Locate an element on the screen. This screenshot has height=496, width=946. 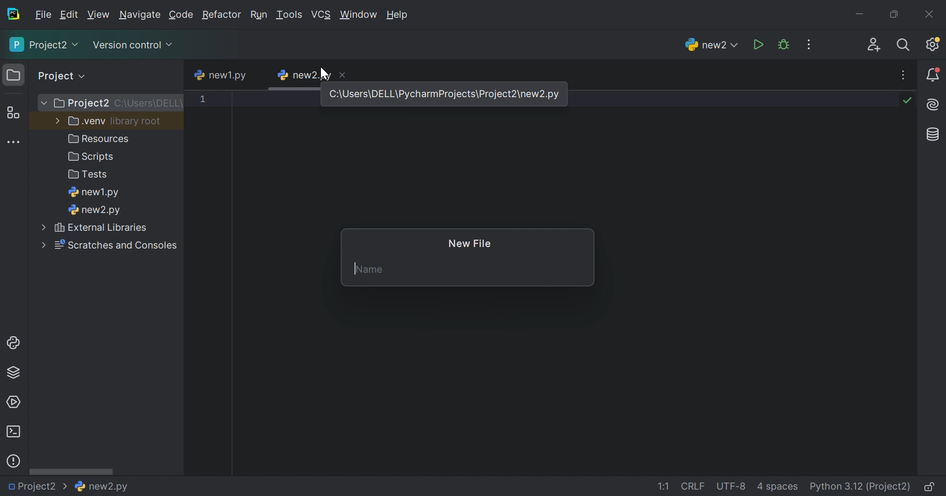
new2.py is located at coordinates (95, 211).